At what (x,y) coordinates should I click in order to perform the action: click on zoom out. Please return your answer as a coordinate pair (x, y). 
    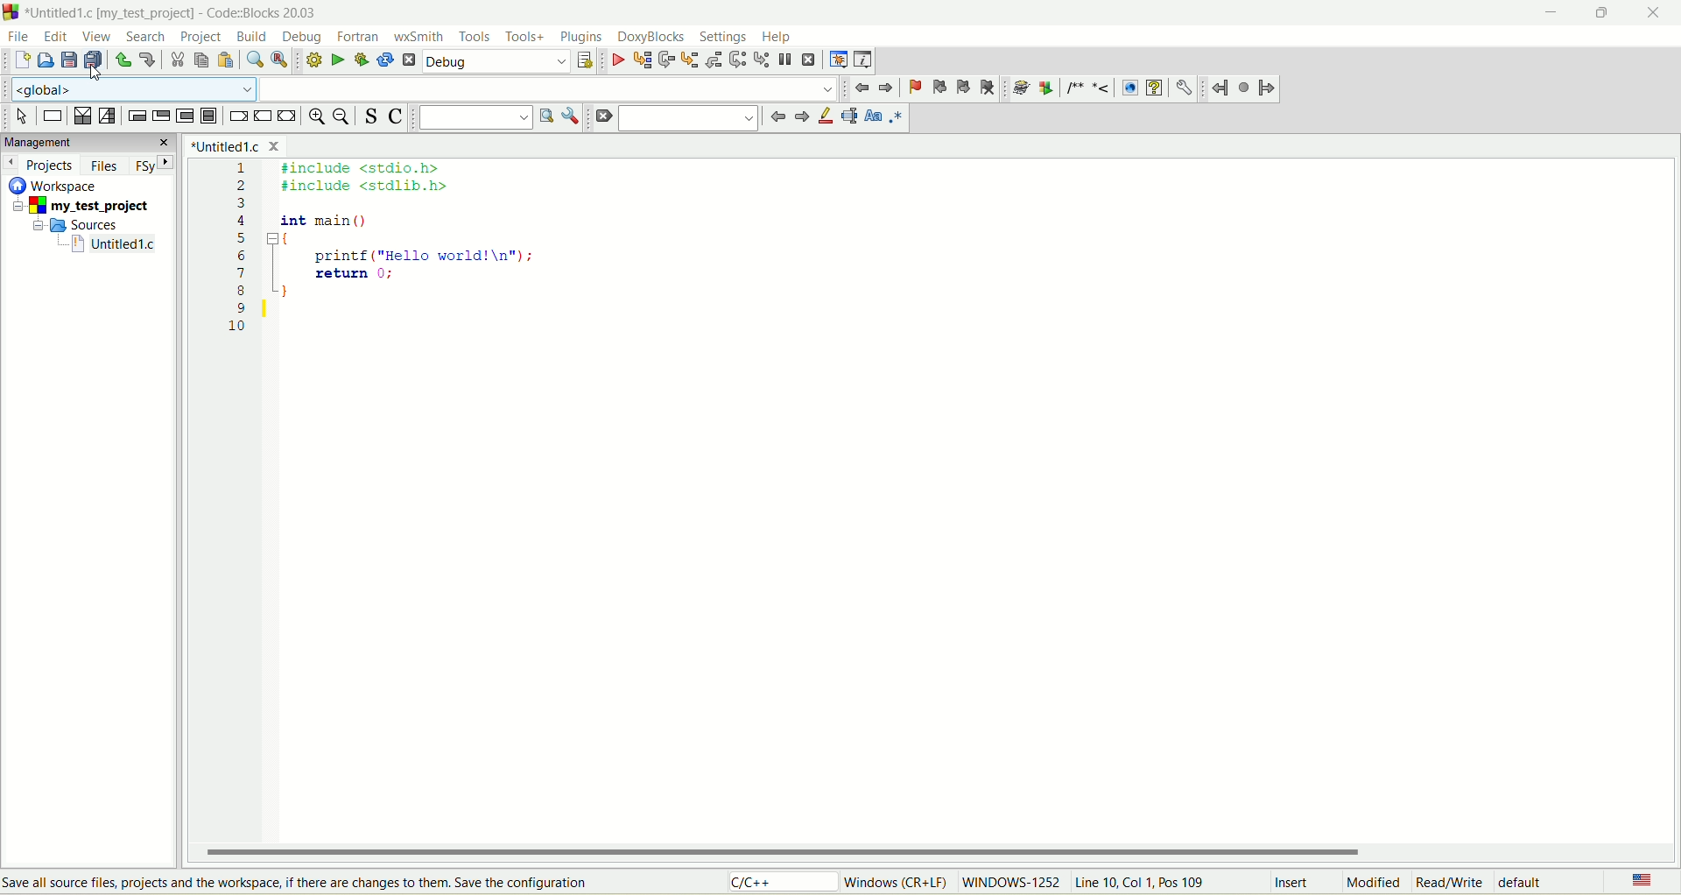
    Looking at the image, I should click on (344, 120).